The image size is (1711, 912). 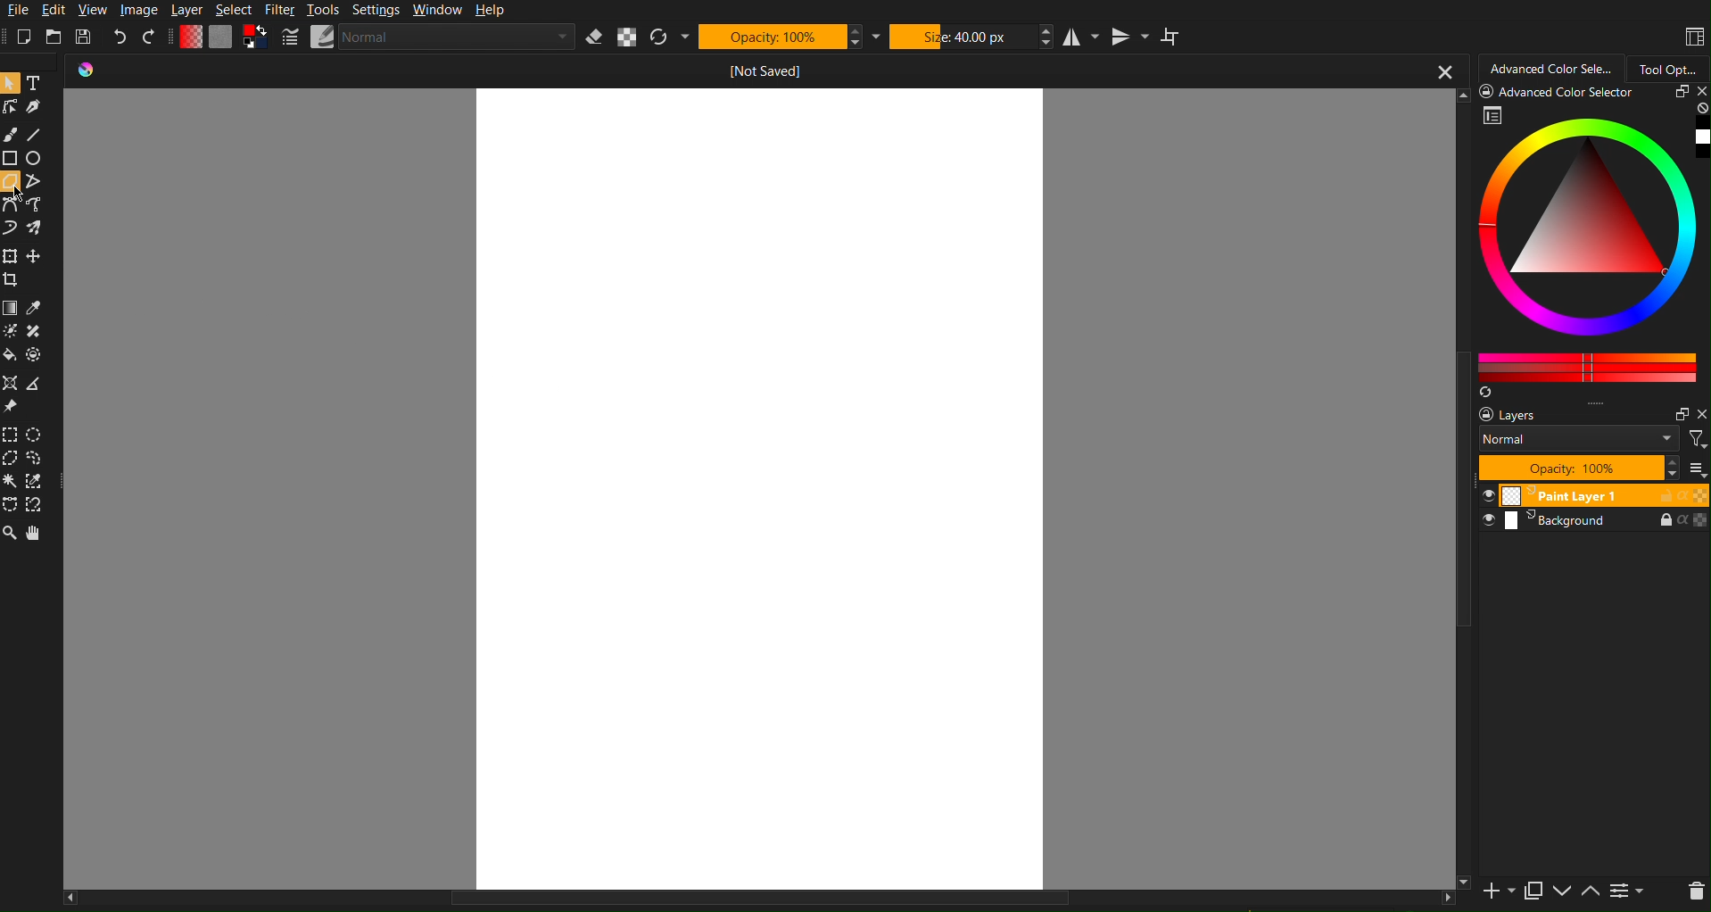 What do you see at coordinates (36, 435) in the screenshot?
I see `elliptical Selection Tools` at bounding box center [36, 435].